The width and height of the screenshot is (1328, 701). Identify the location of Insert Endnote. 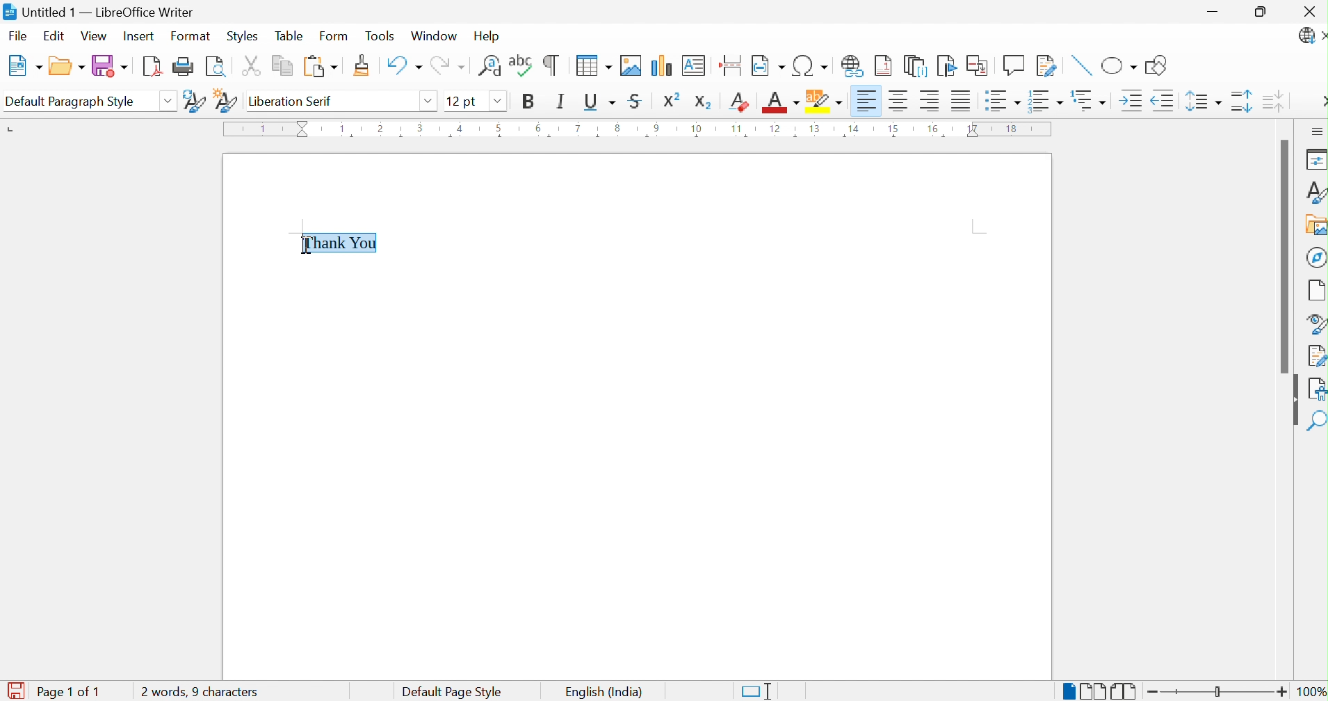
(915, 67).